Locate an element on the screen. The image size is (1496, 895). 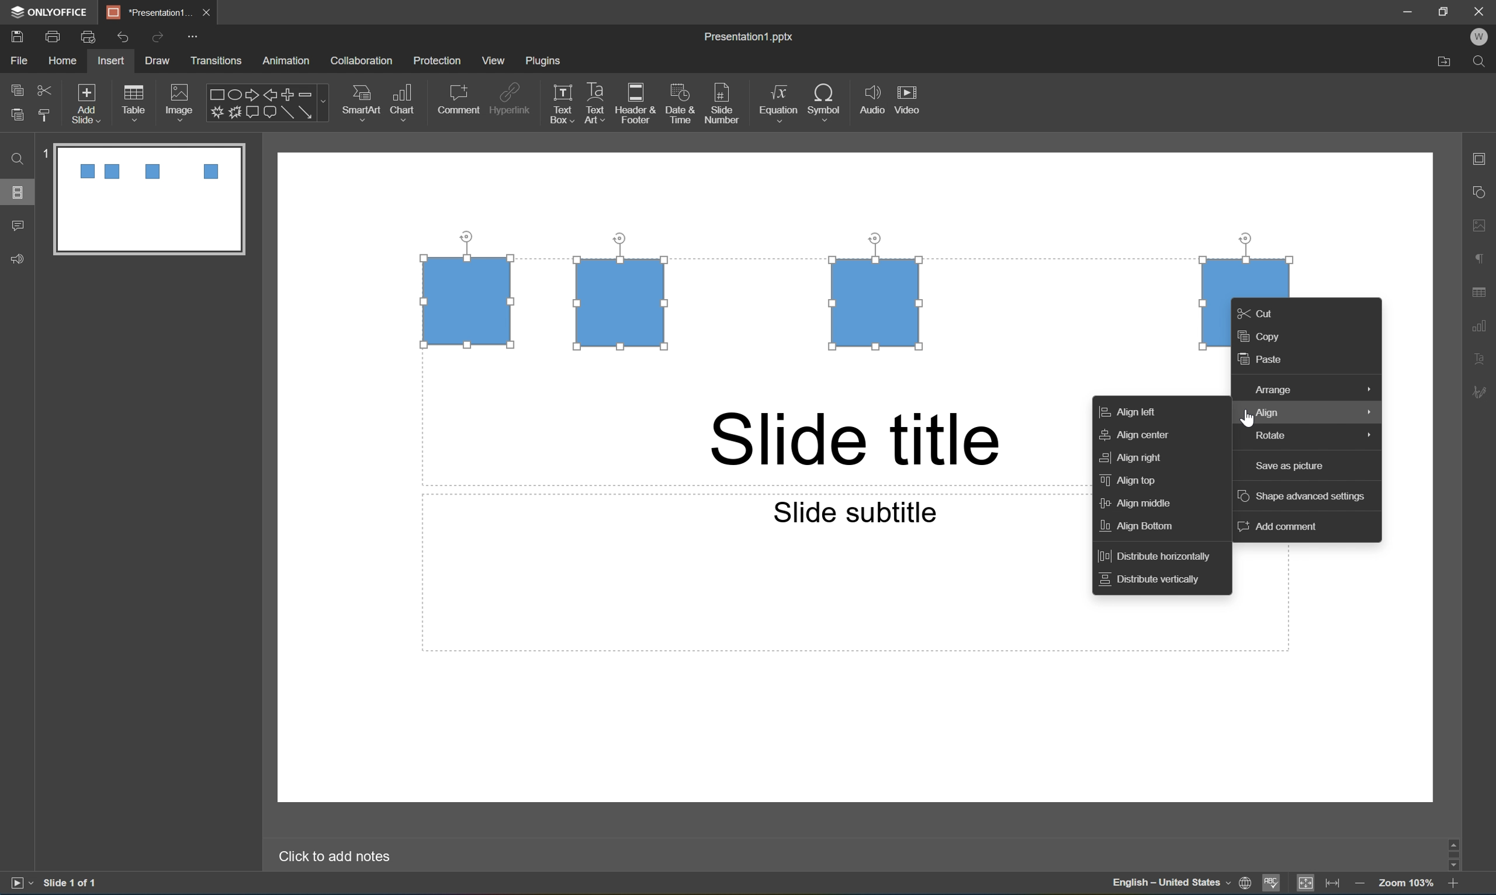
collaboration is located at coordinates (363, 60).